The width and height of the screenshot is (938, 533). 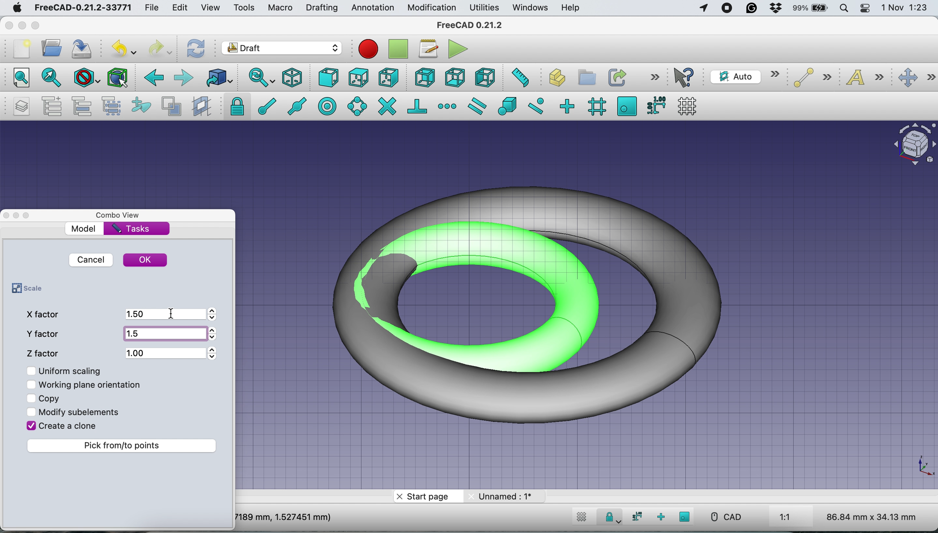 I want to click on snap midpoint, so click(x=299, y=105).